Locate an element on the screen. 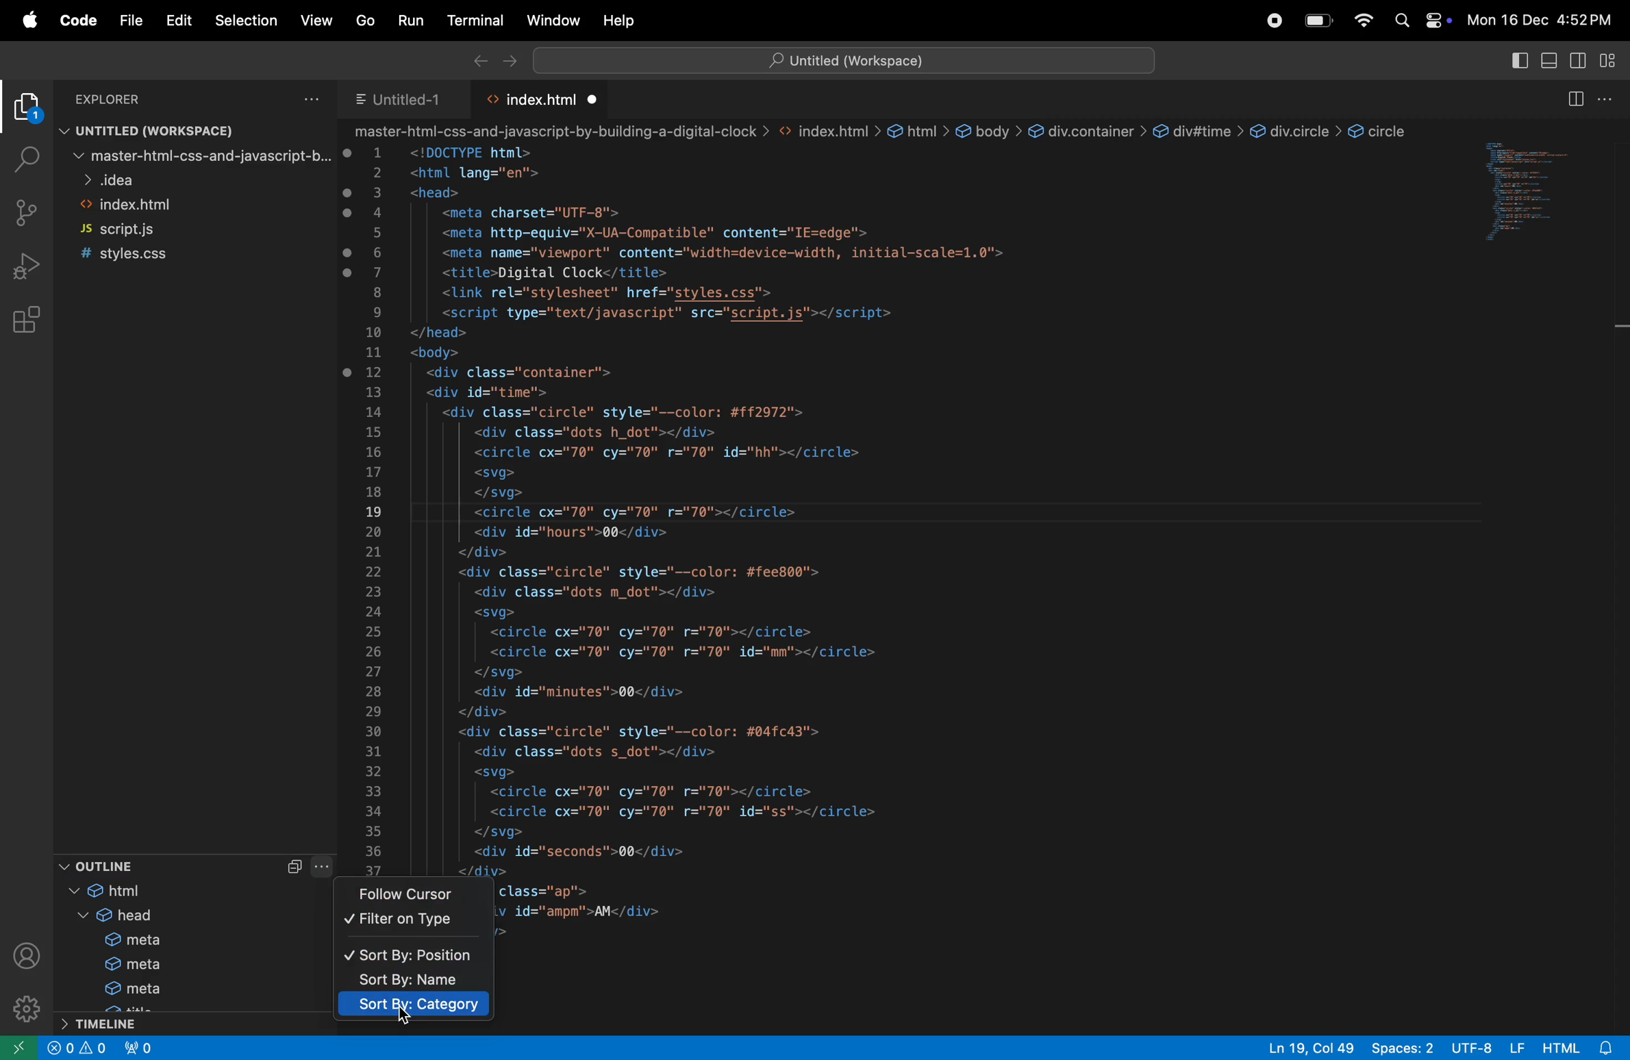 This screenshot has width=1630, height=1060. Edit is located at coordinates (171, 21).